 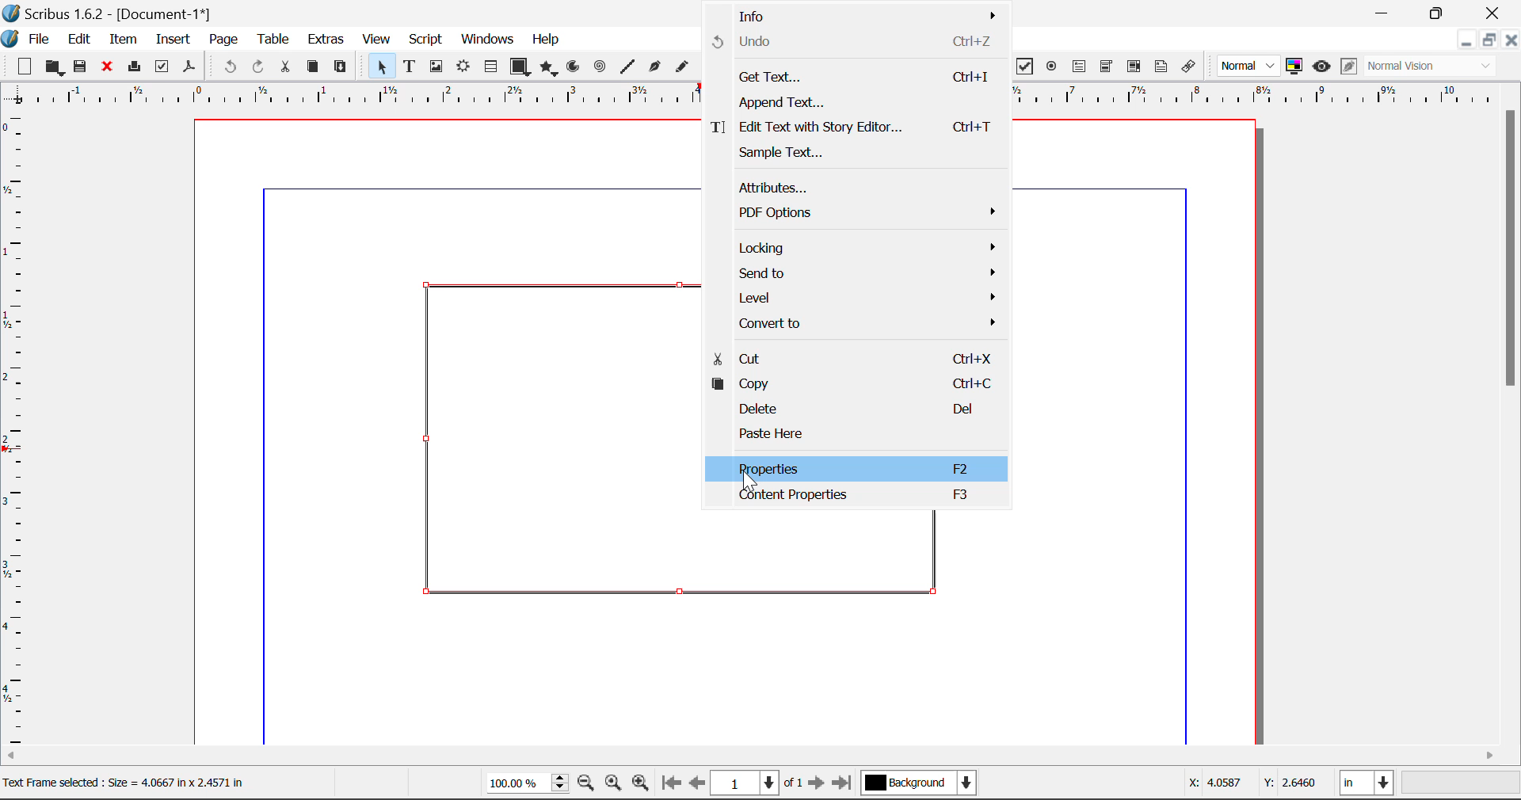 What do you see at coordinates (120, 37) in the screenshot?
I see `Item` at bounding box center [120, 37].